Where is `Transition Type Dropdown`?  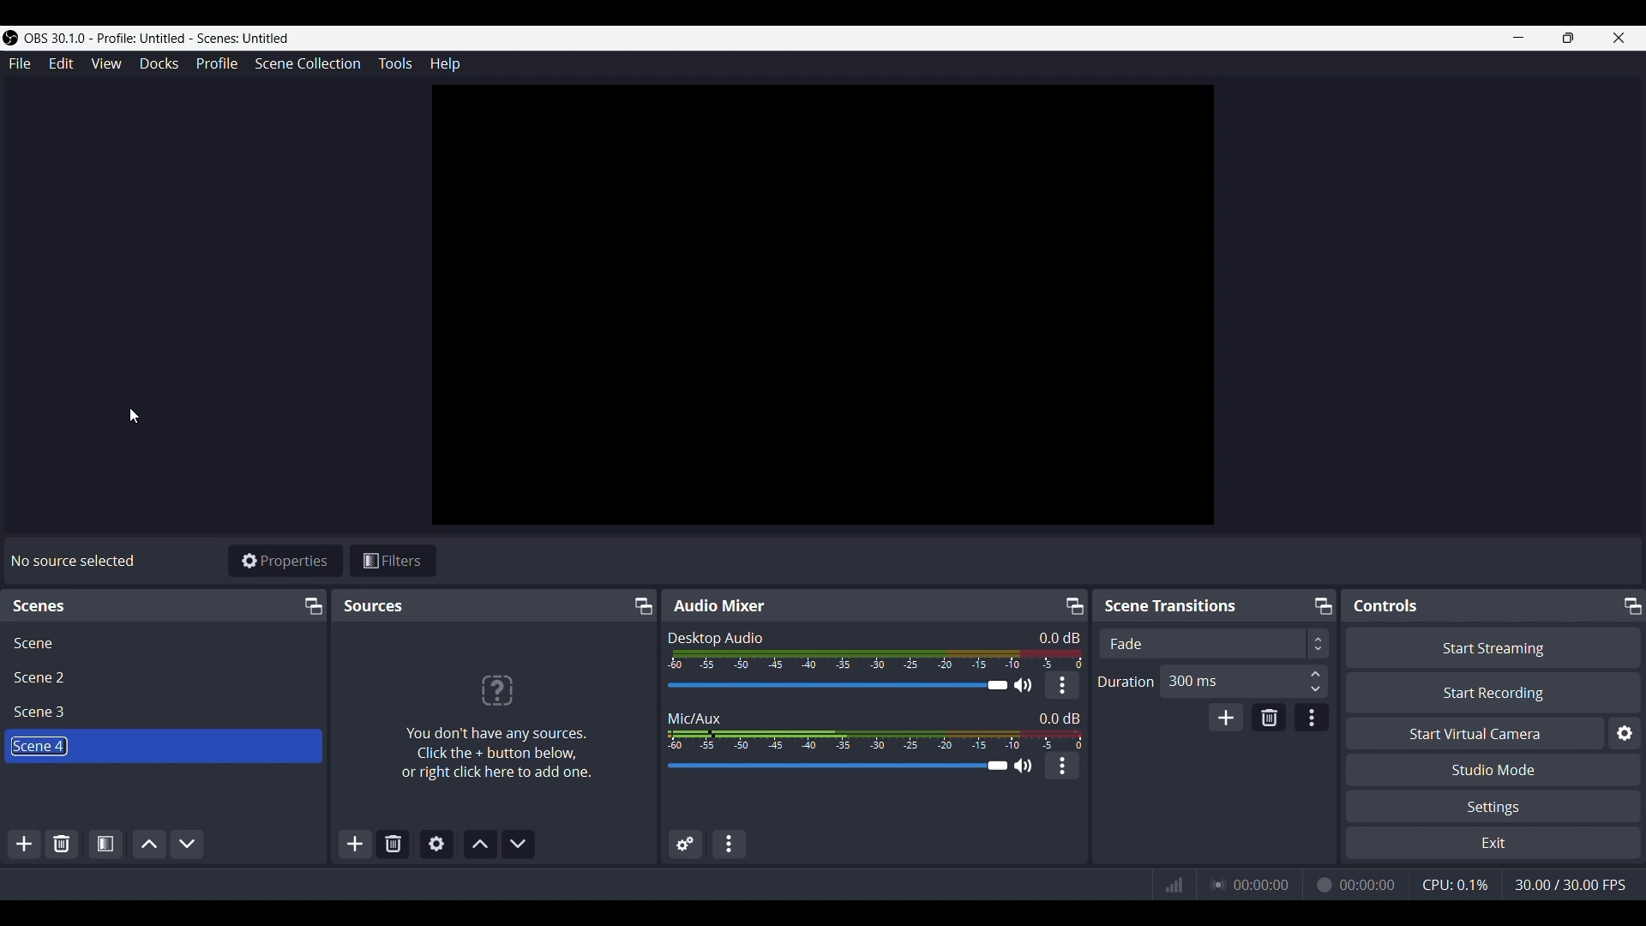
Transition Type Dropdown is located at coordinates (1410, 643).